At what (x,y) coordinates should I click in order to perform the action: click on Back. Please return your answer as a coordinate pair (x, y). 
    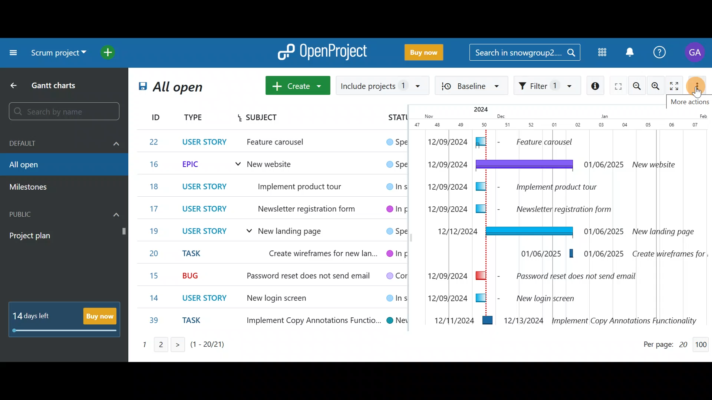
    Looking at the image, I should click on (16, 84).